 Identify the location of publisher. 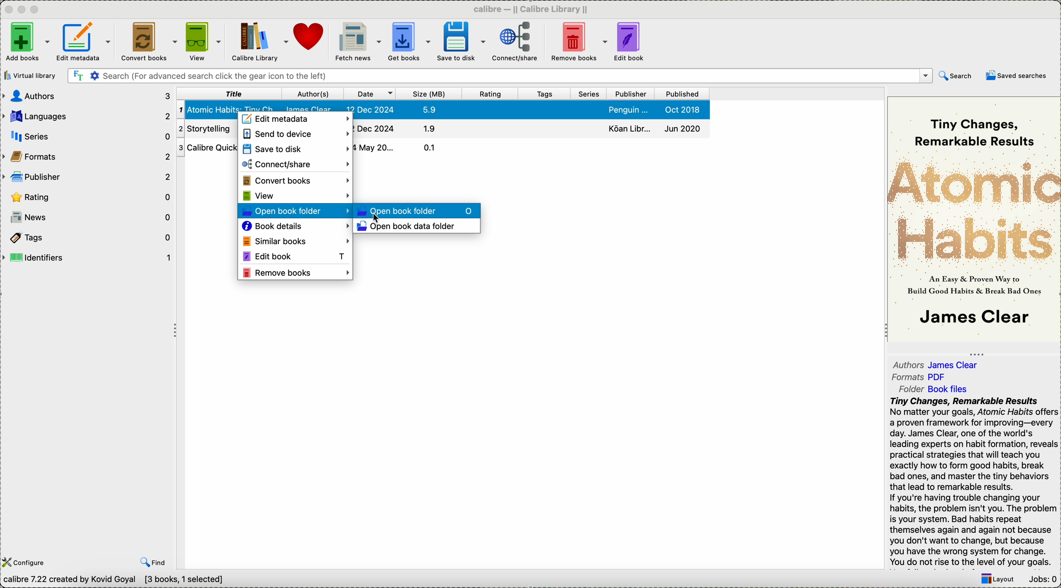
(88, 176).